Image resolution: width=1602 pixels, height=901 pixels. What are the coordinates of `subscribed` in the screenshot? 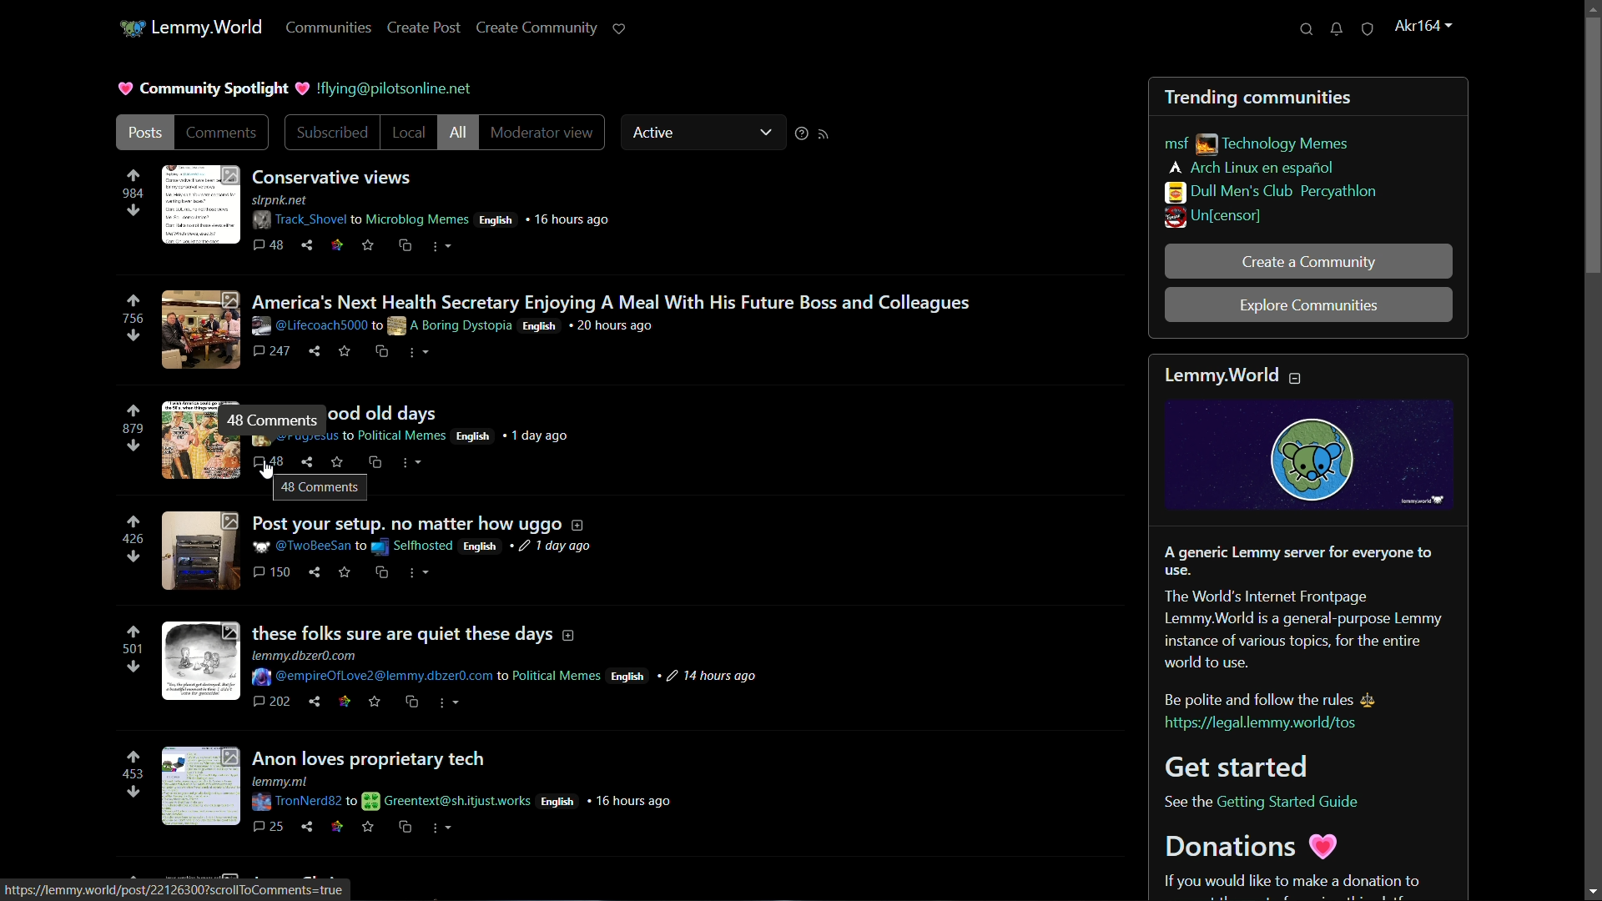 It's located at (330, 133).